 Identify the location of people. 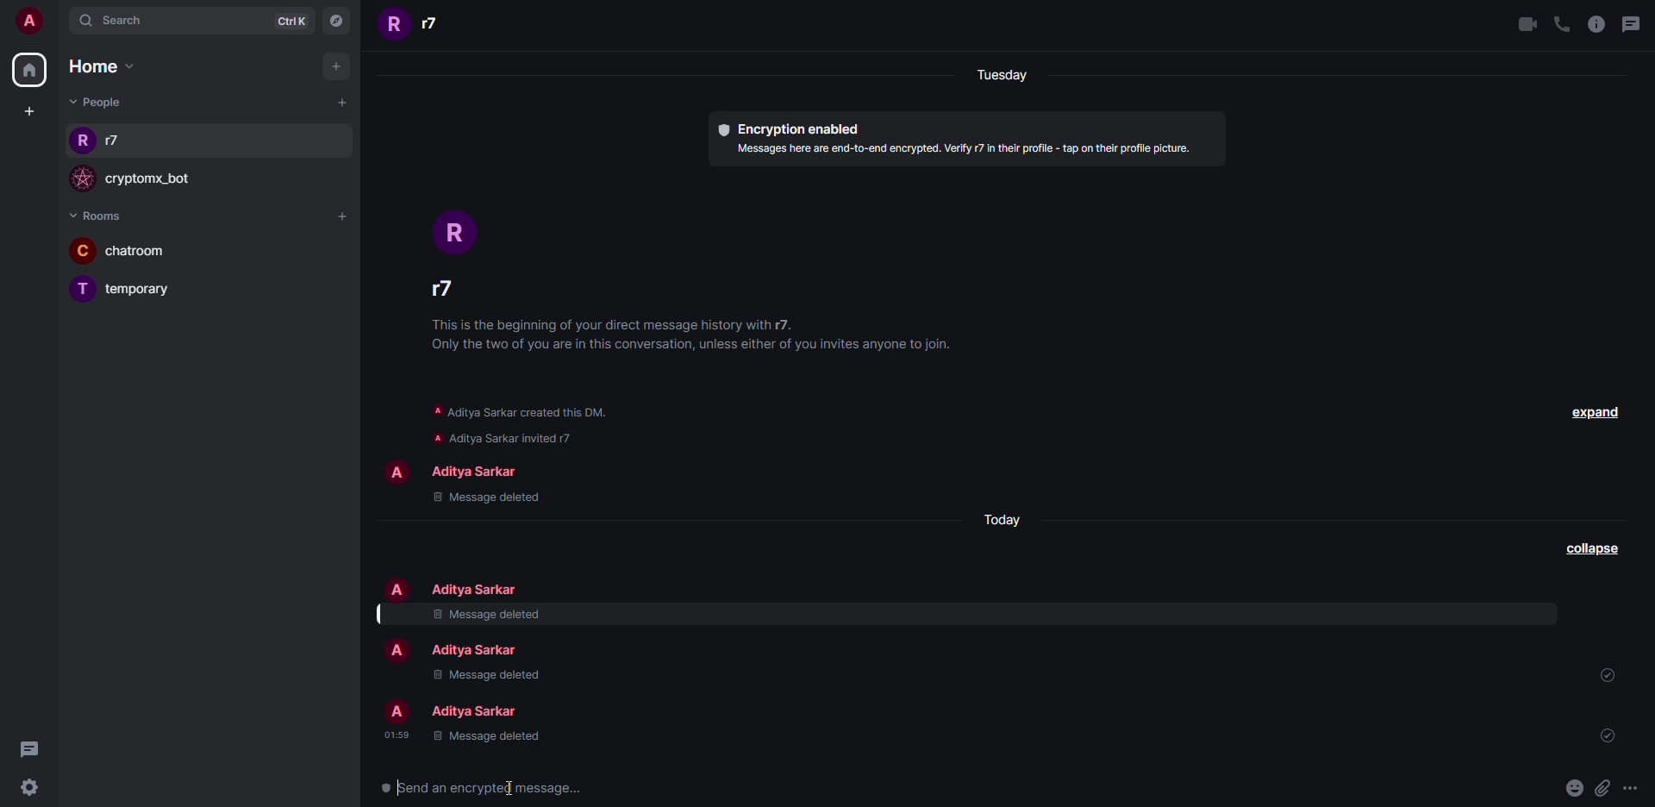
(475, 470).